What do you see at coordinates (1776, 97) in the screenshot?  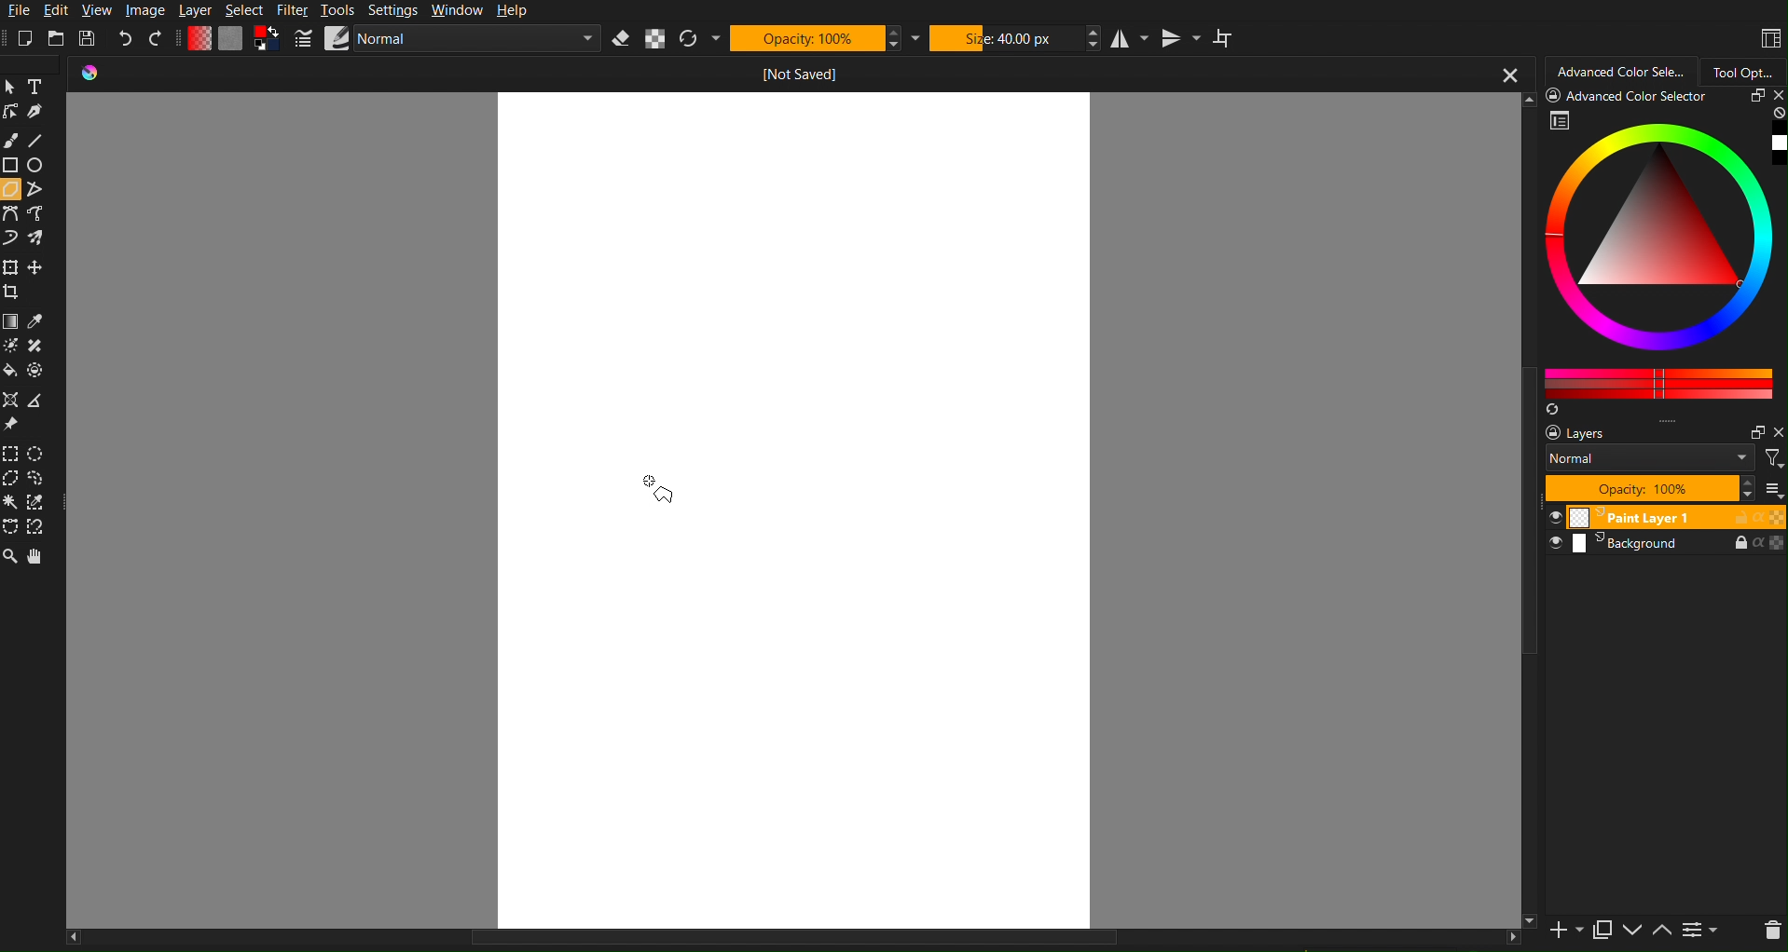 I see `close panel` at bounding box center [1776, 97].